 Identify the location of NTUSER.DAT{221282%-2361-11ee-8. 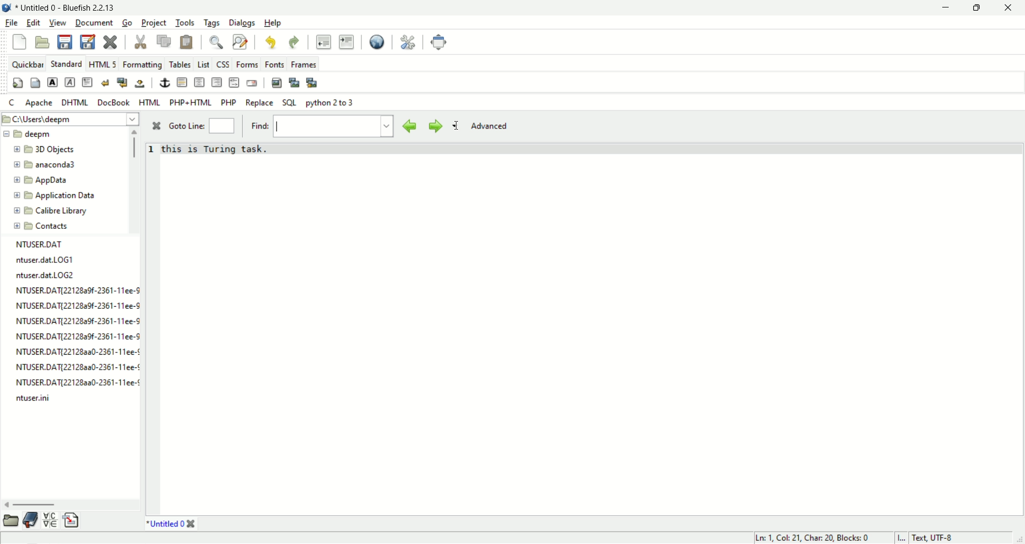
(72, 306).